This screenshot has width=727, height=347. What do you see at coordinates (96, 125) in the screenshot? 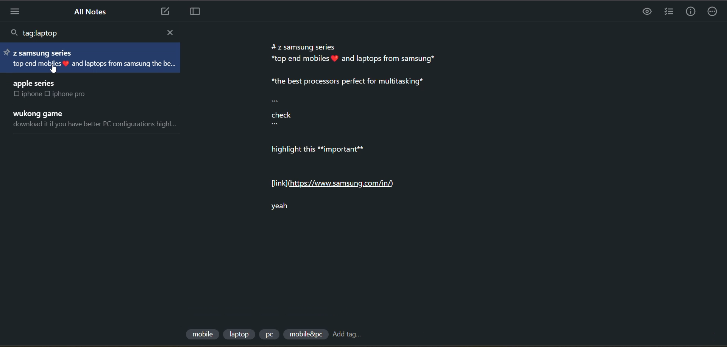
I see `download it if you have better PC configurations highl...` at bounding box center [96, 125].